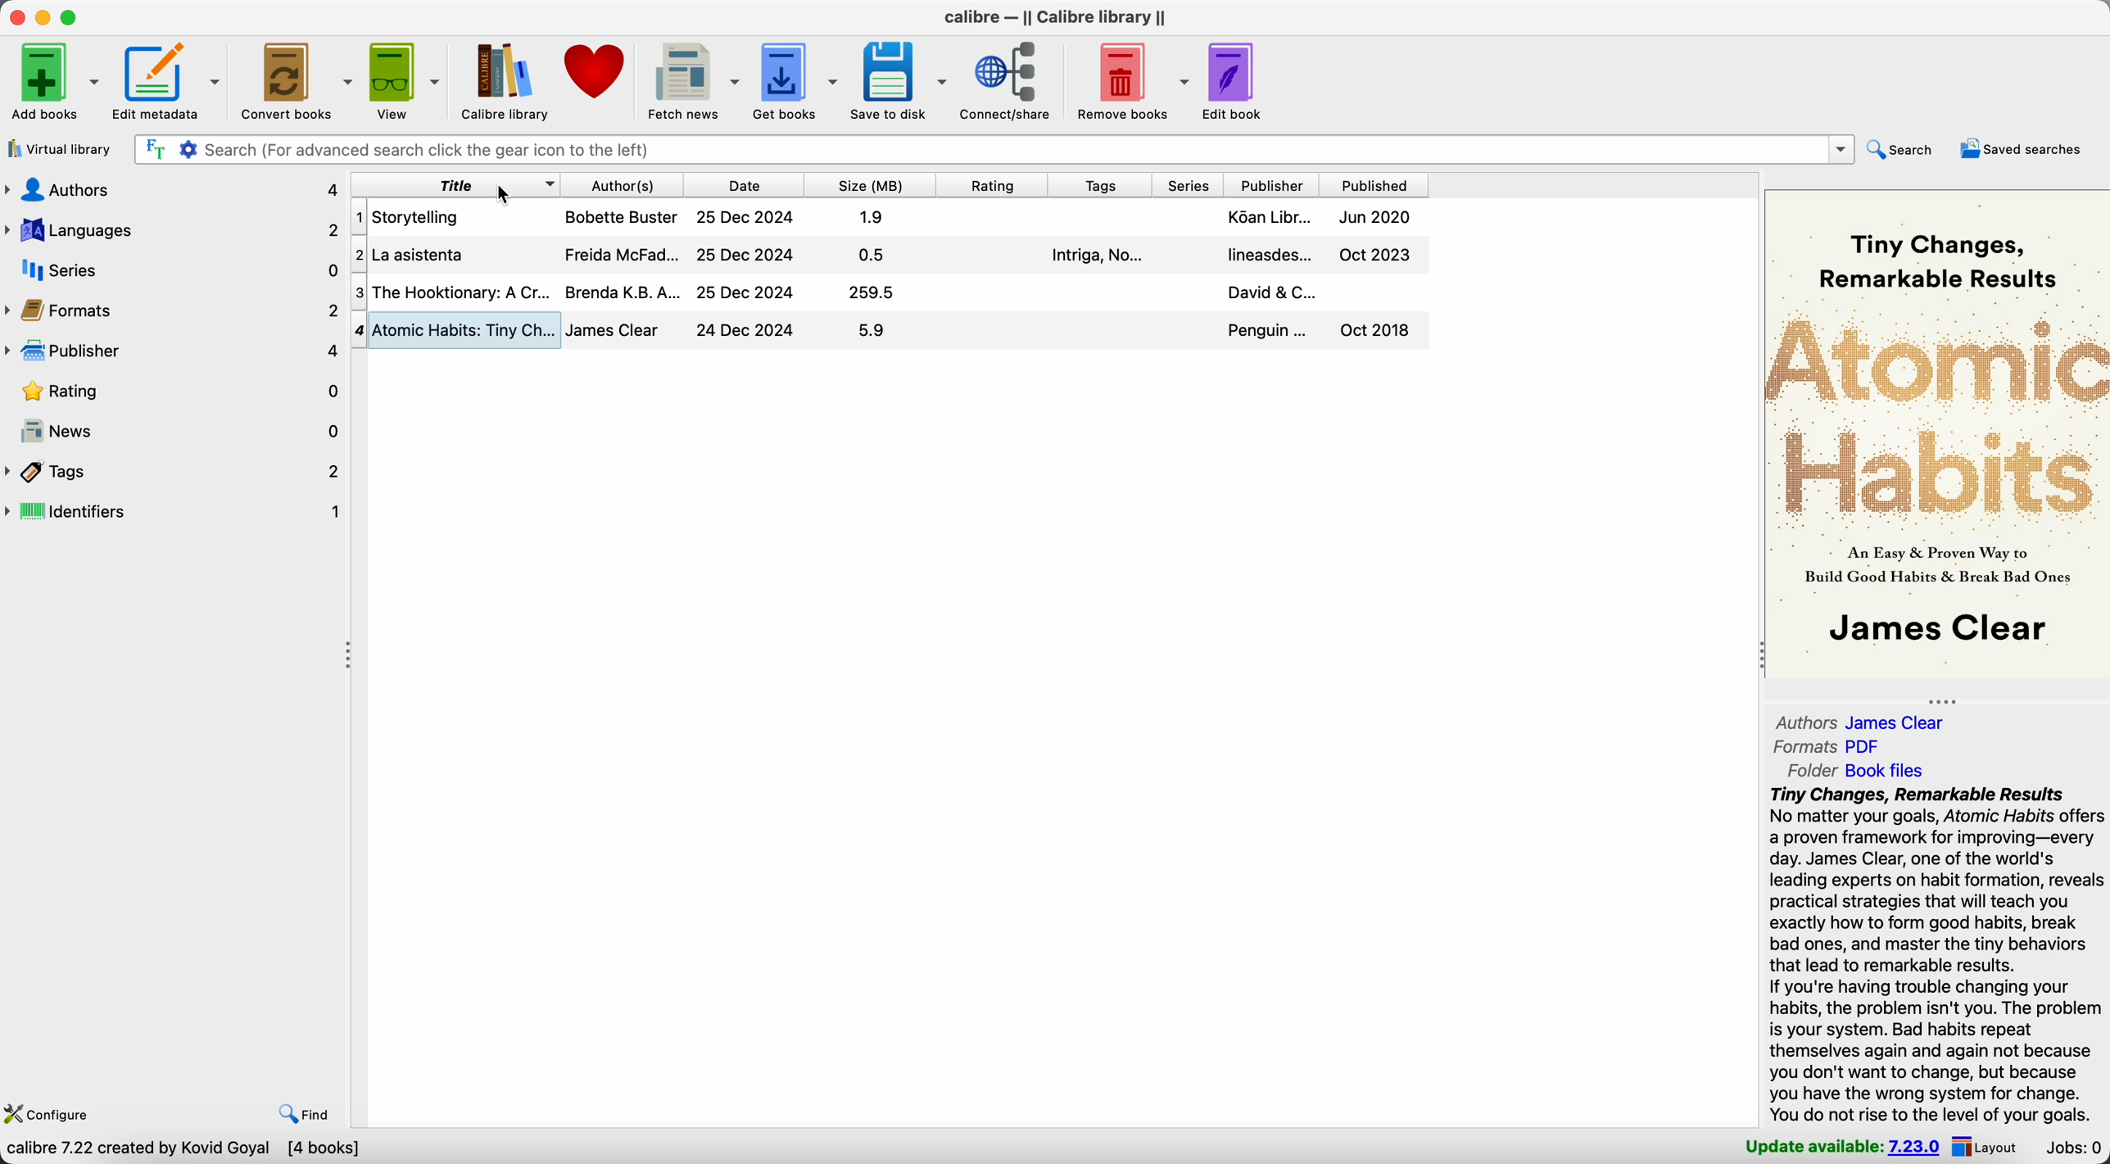 This screenshot has height=1164, width=2110. I want to click on maximize, so click(73, 17).